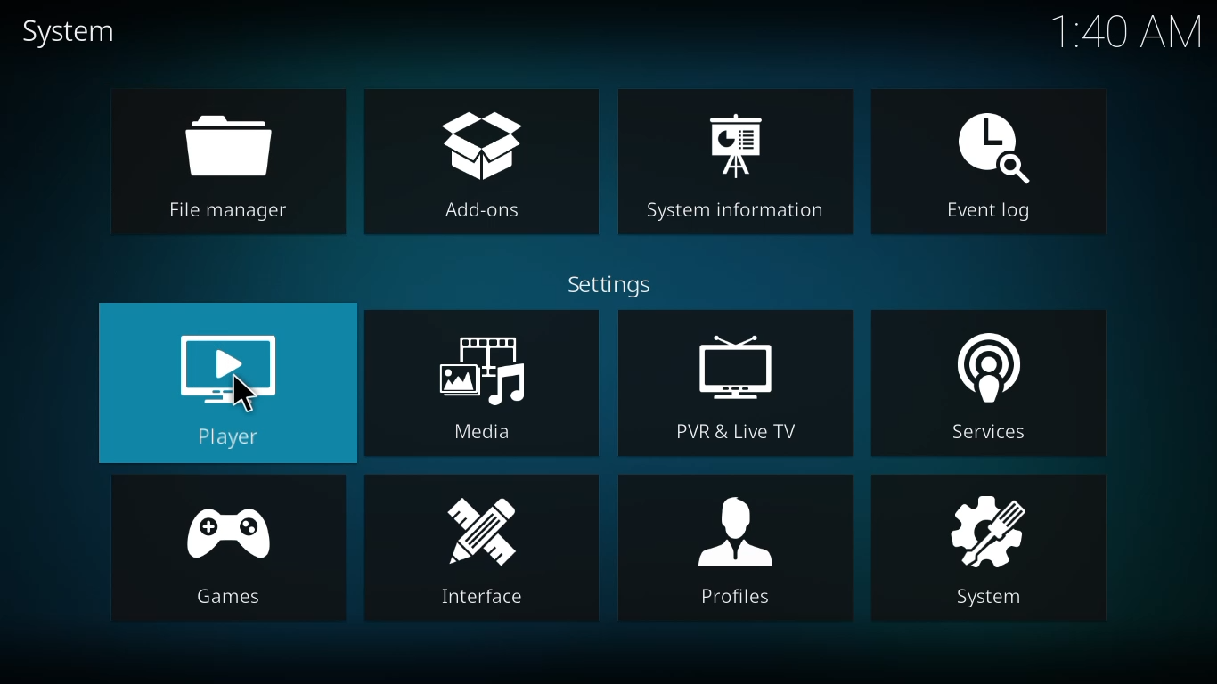 This screenshot has height=684, width=1217. I want to click on services, so click(989, 386).